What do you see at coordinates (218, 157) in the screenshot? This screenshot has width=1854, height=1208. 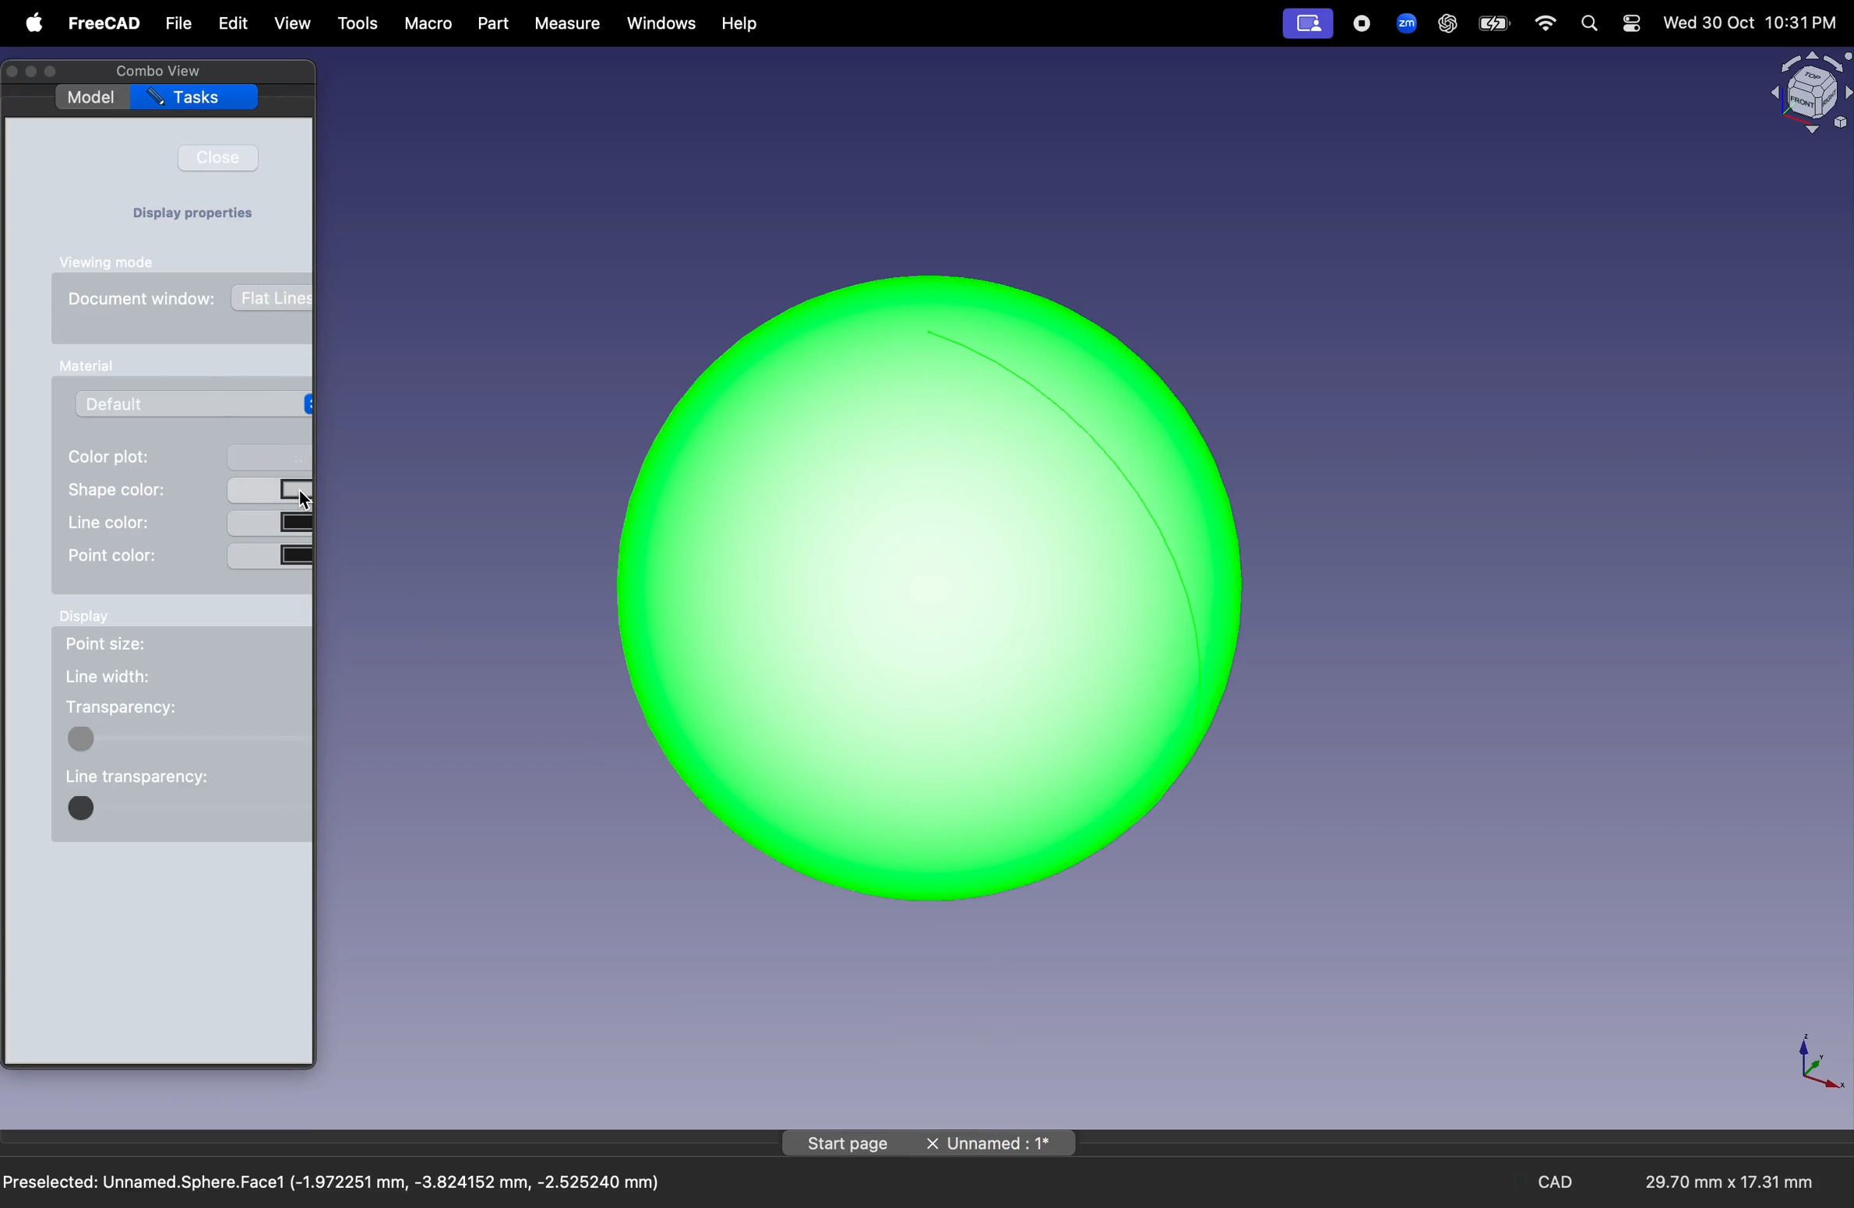 I see `close` at bounding box center [218, 157].